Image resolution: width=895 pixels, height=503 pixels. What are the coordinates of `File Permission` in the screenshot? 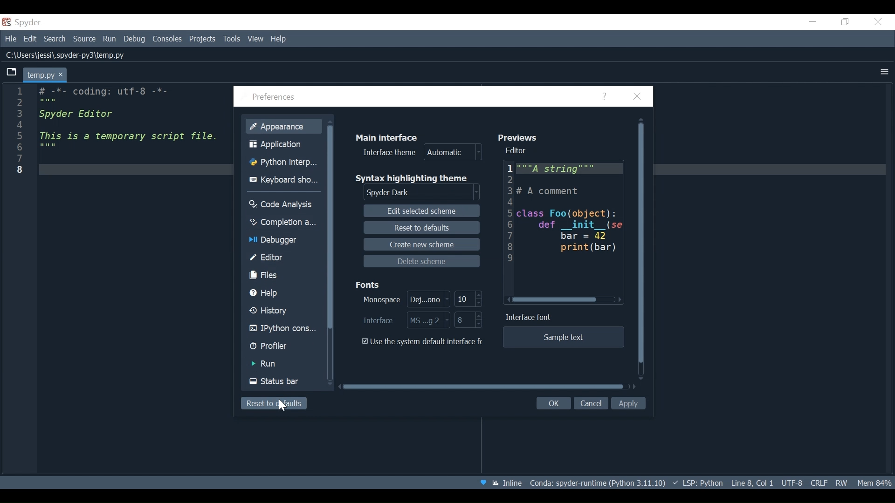 It's located at (841, 482).